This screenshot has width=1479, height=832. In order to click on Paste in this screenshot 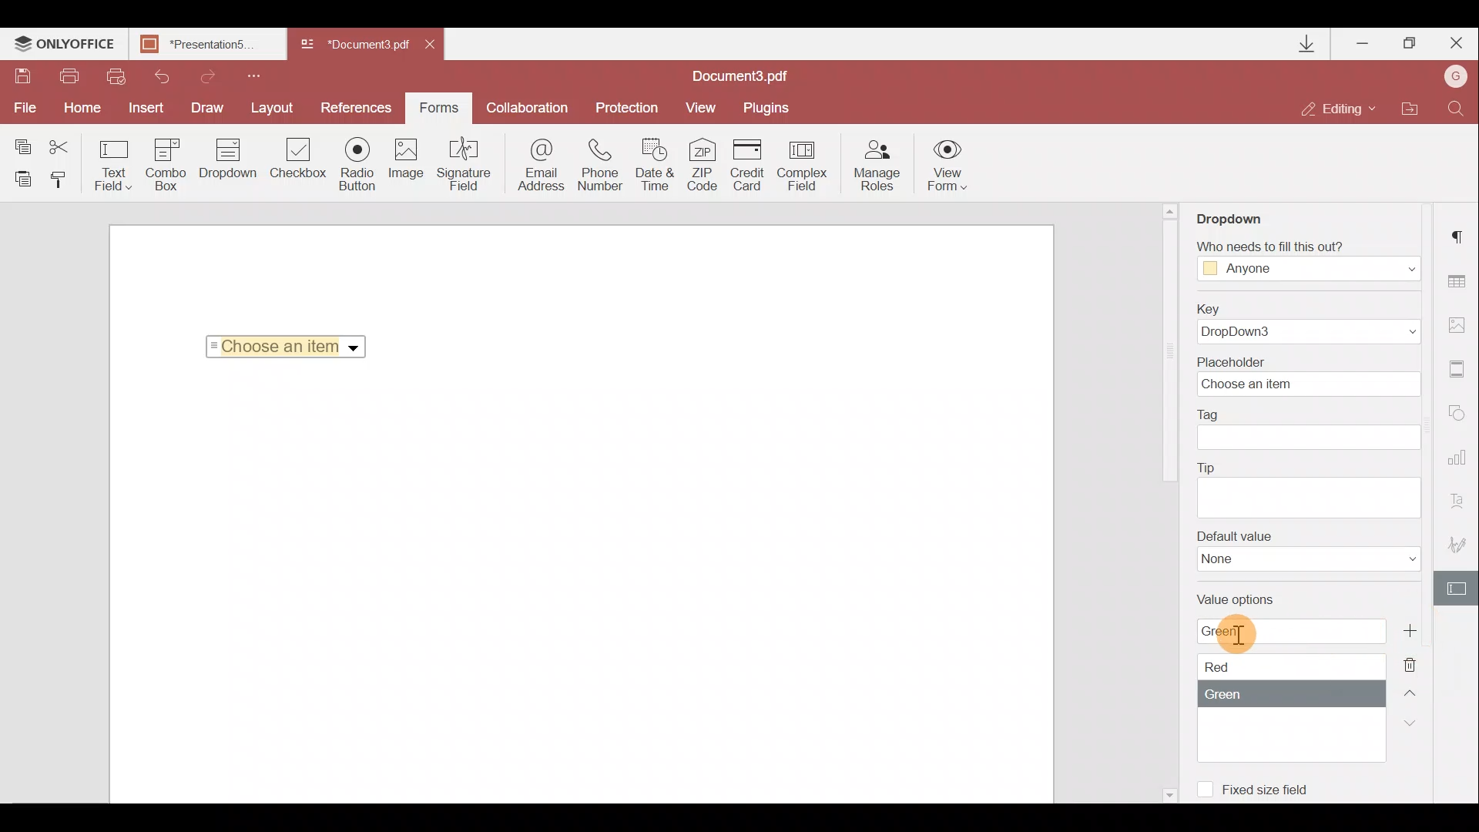, I will do `click(22, 181)`.